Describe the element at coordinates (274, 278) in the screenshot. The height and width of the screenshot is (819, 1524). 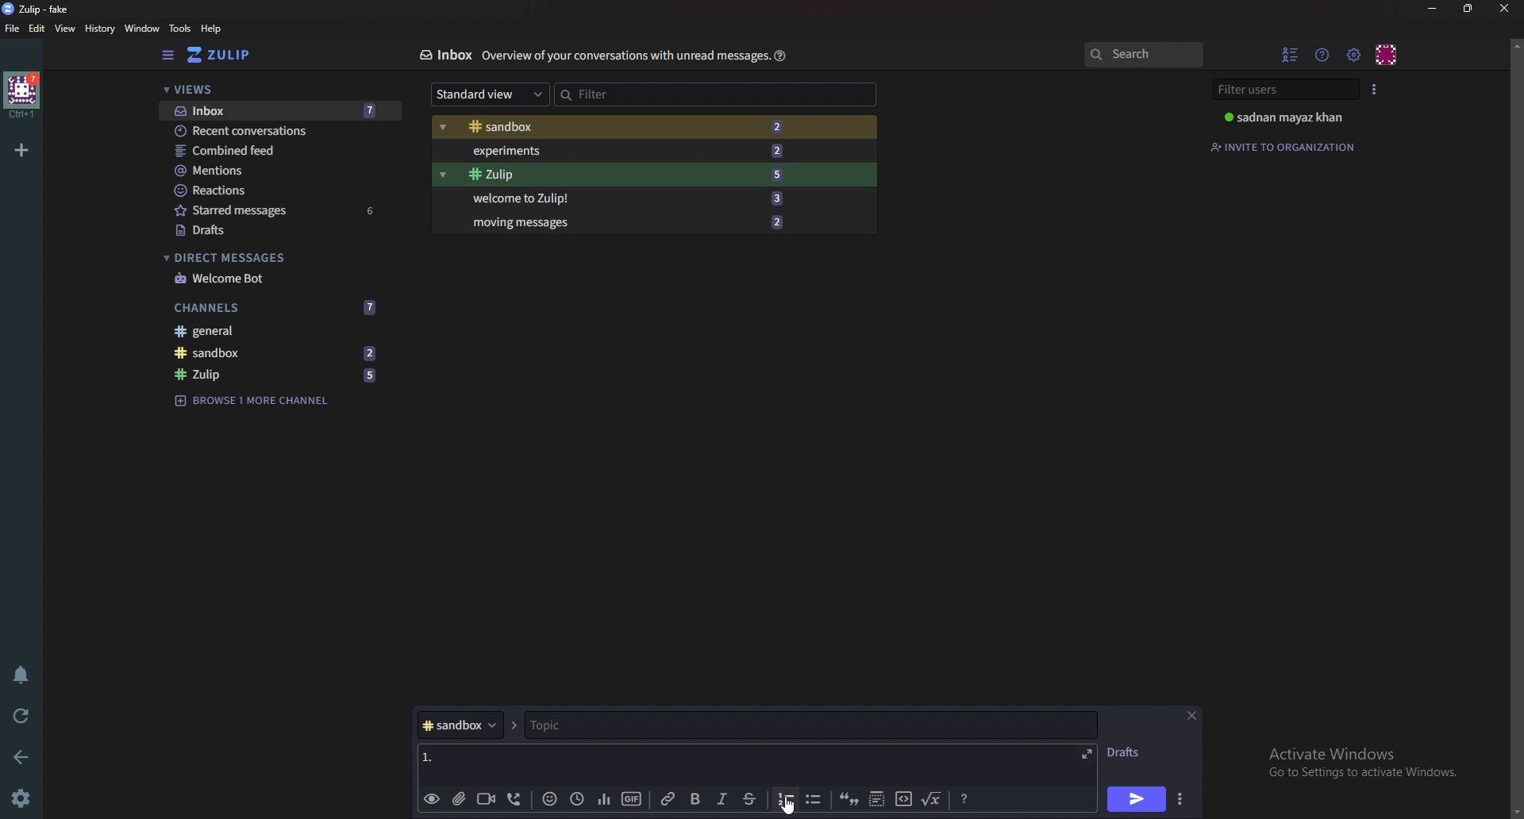
I see `welcome bot` at that location.